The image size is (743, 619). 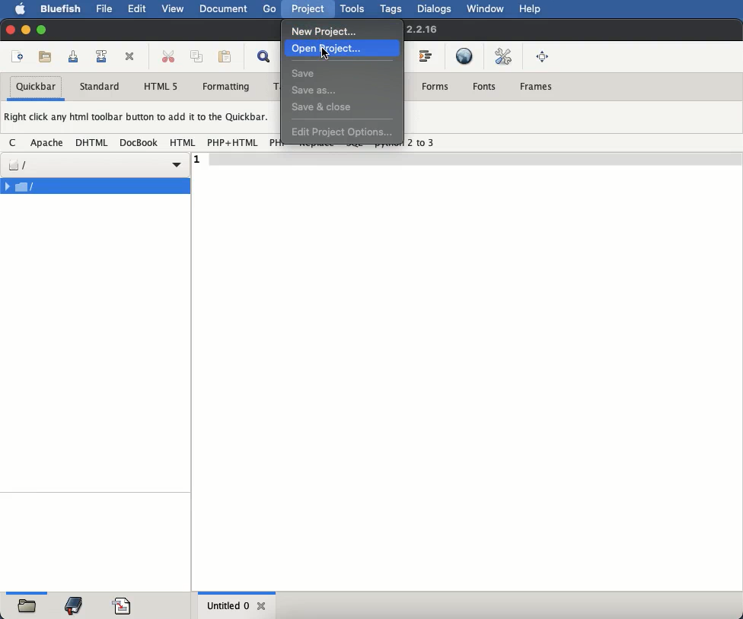 I want to click on file, so click(x=107, y=9).